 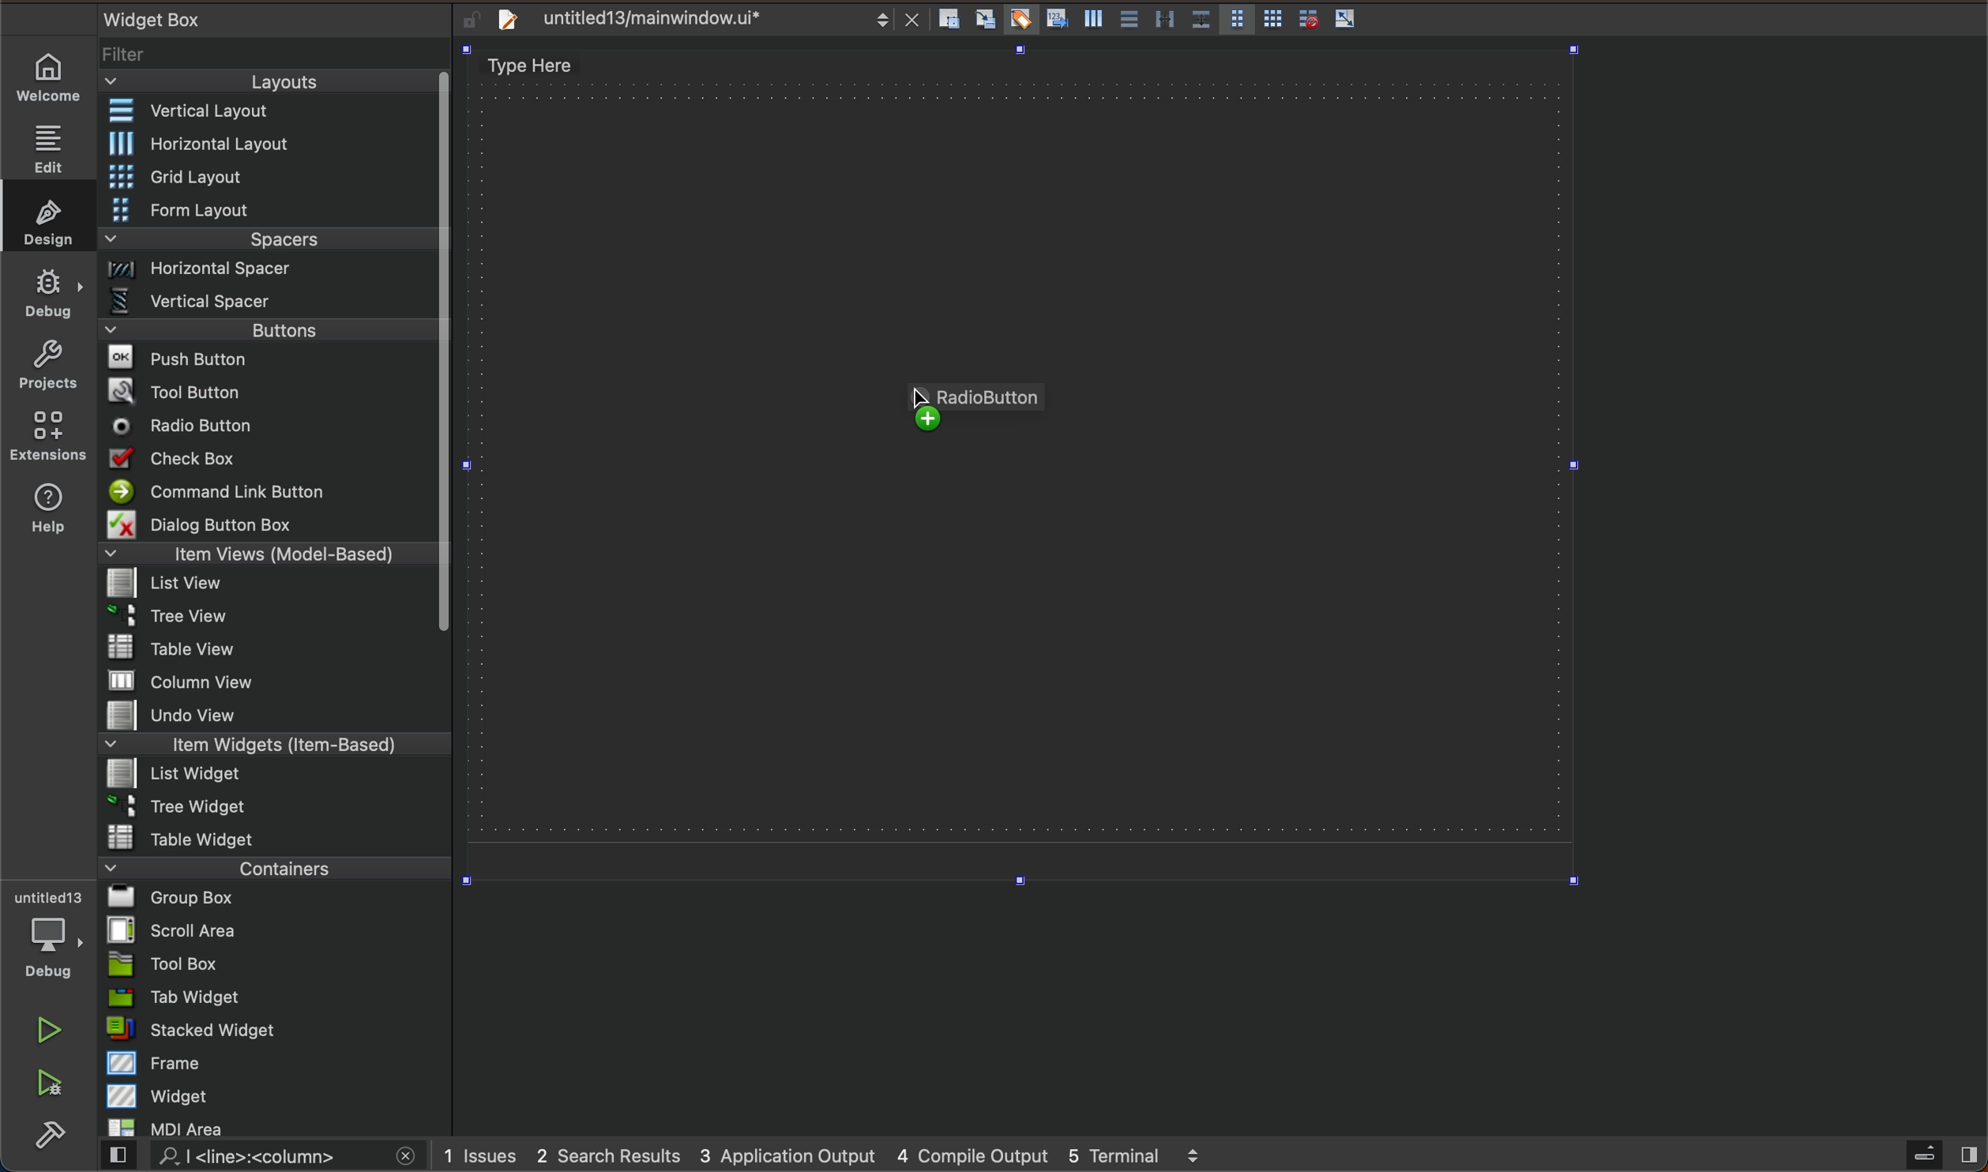 I want to click on table view, so click(x=275, y=649).